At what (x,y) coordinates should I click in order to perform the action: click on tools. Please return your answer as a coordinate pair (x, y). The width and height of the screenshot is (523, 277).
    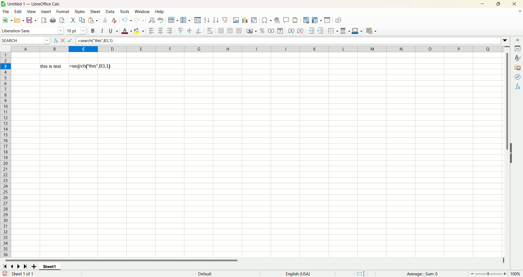
    Looking at the image, I should click on (125, 12).